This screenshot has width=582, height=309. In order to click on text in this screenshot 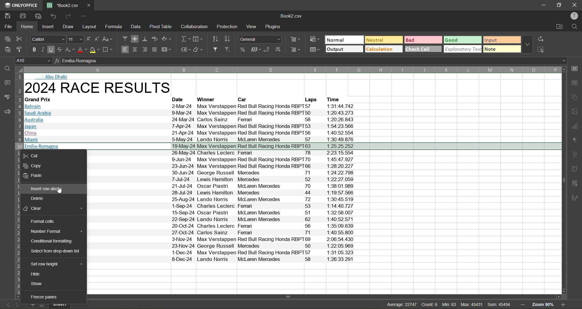, I will do `click(576, 154)`.